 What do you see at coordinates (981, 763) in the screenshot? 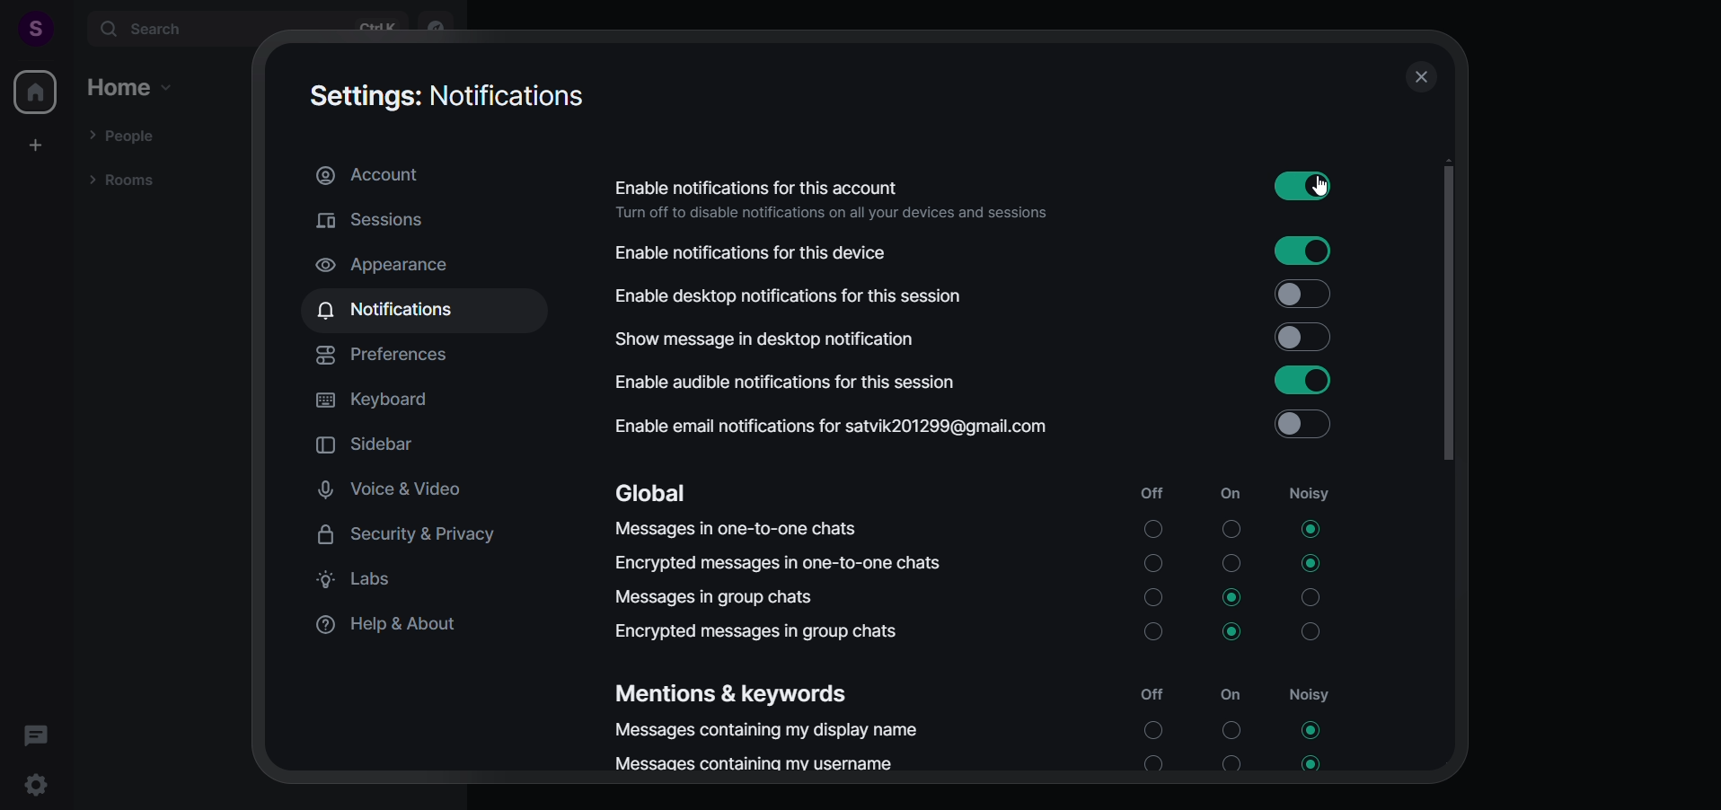
I see `message containing my username` at bounding box center [981, 763].